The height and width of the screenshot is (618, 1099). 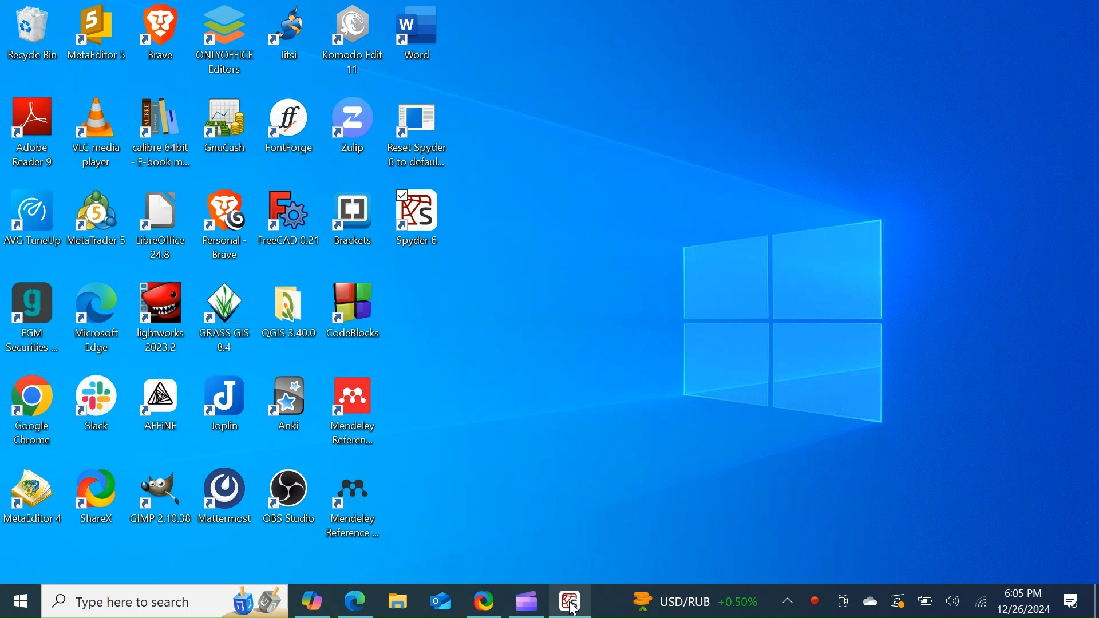 I want to click on Joplin, so click(x=226, y=411).